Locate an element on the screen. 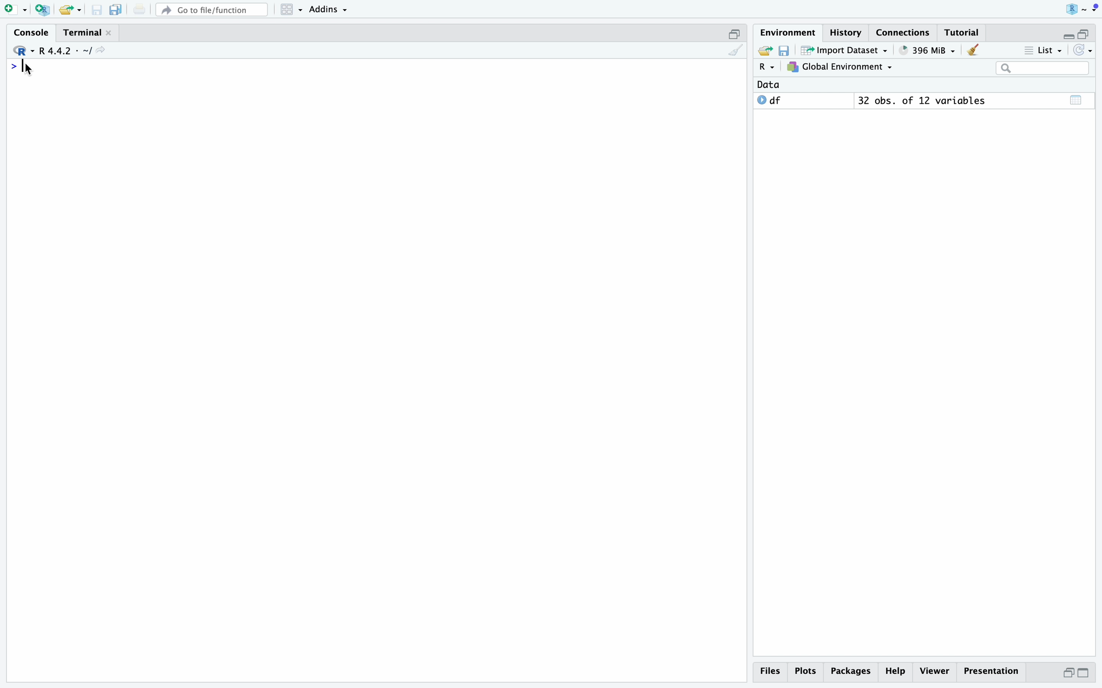  searchbox is located at coordinates (1044, 68).